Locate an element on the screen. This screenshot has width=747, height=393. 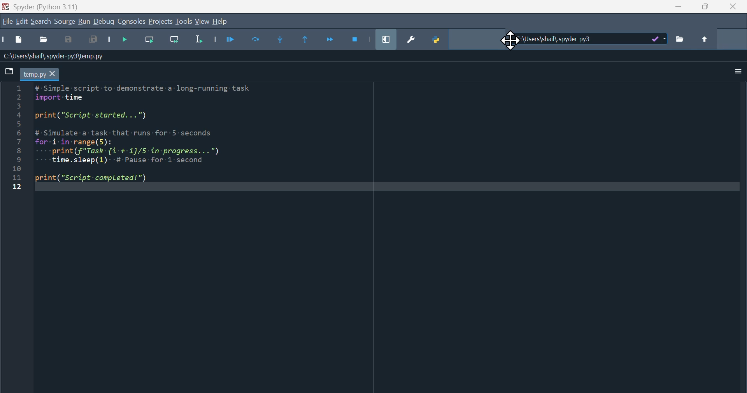
close is located at coordinates (735, 9).